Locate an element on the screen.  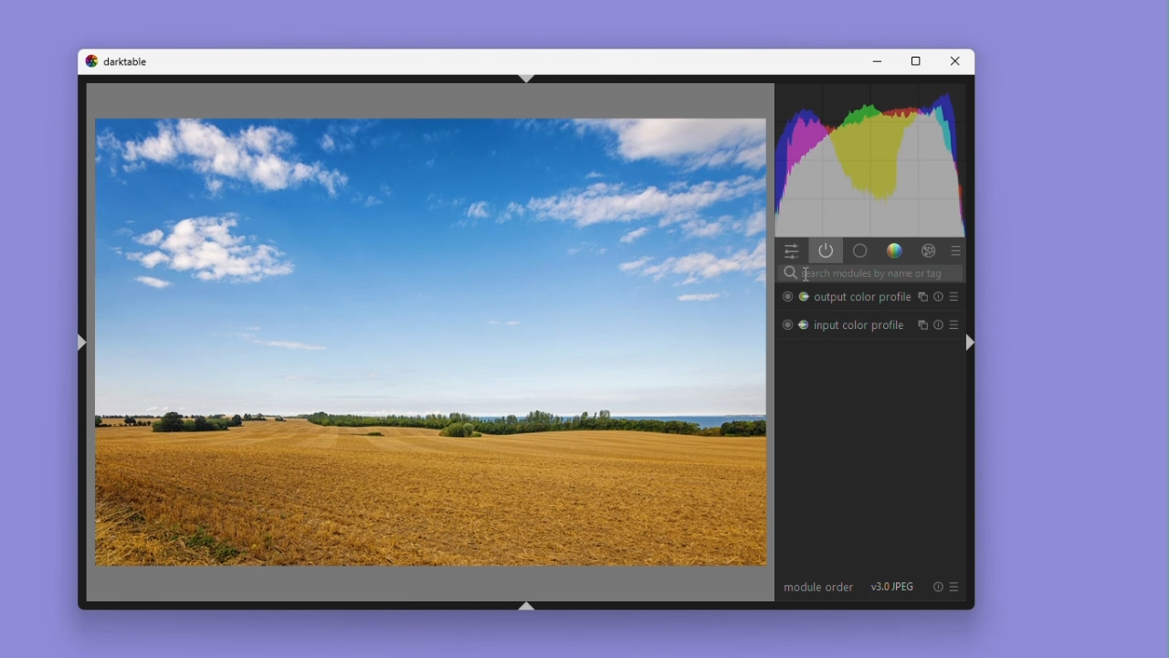
reset is located at coordinates (939, 324).